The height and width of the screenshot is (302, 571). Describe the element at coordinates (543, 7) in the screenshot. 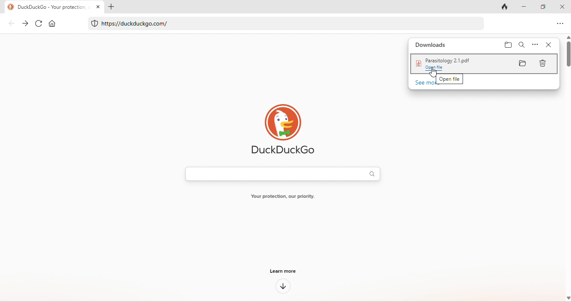

I see `maximize` at that location.